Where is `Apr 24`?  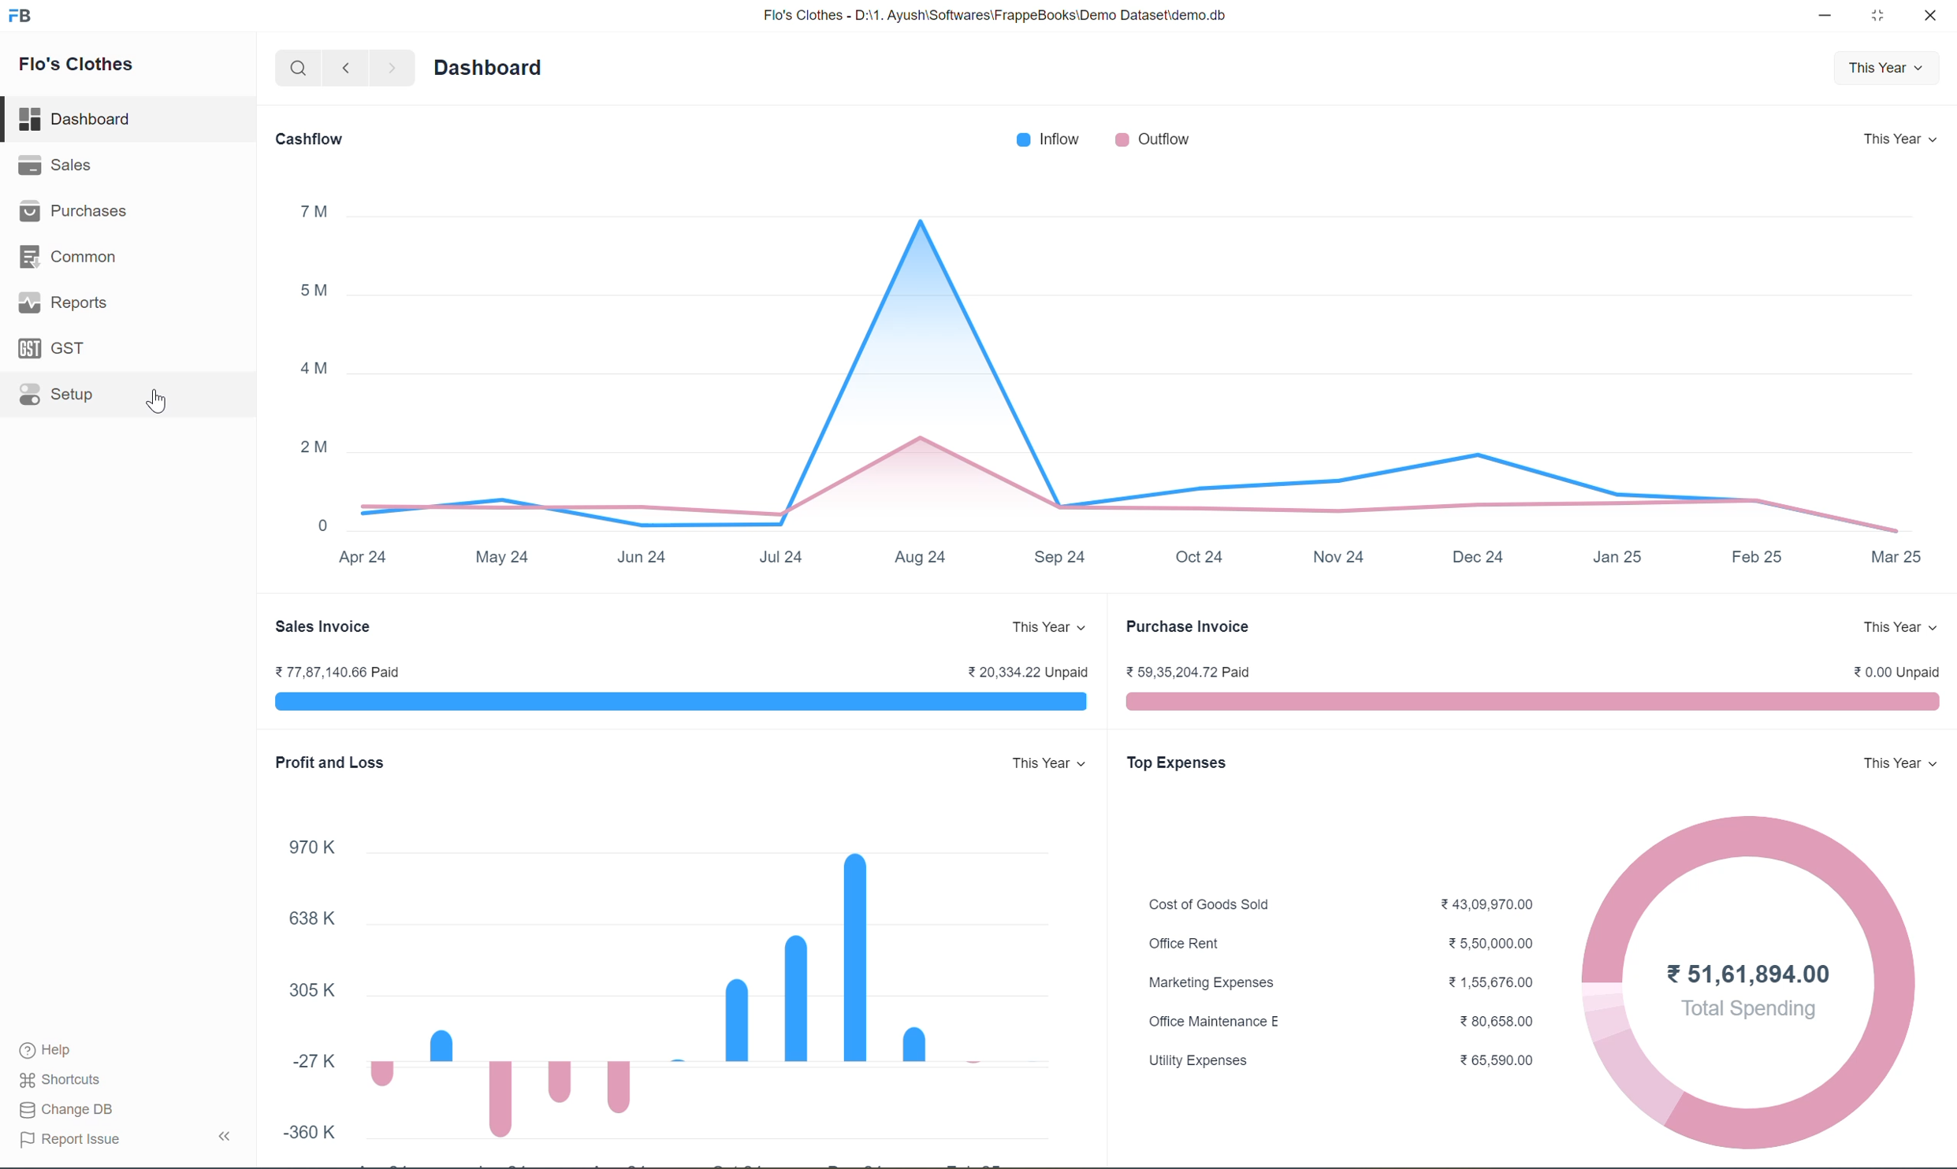 Apr 24 is located at coordinates (363, 554).